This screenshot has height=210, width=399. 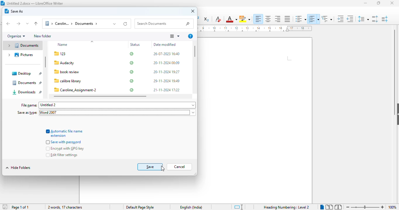 I want to click on encrypt with GPG key, so click(x=65, y=149).